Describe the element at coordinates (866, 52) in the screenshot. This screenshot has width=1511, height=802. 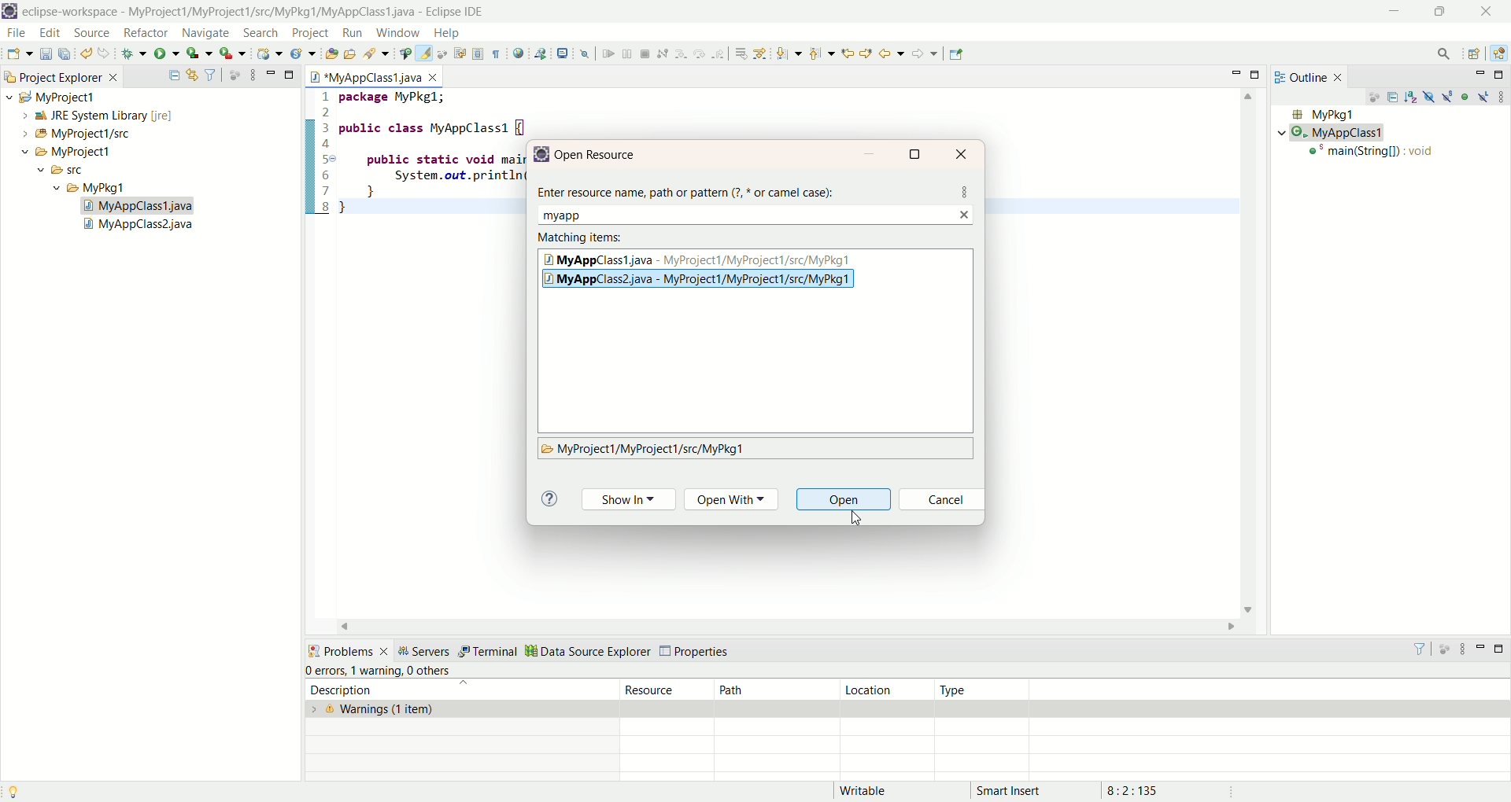
I see `next edit location` at that location.